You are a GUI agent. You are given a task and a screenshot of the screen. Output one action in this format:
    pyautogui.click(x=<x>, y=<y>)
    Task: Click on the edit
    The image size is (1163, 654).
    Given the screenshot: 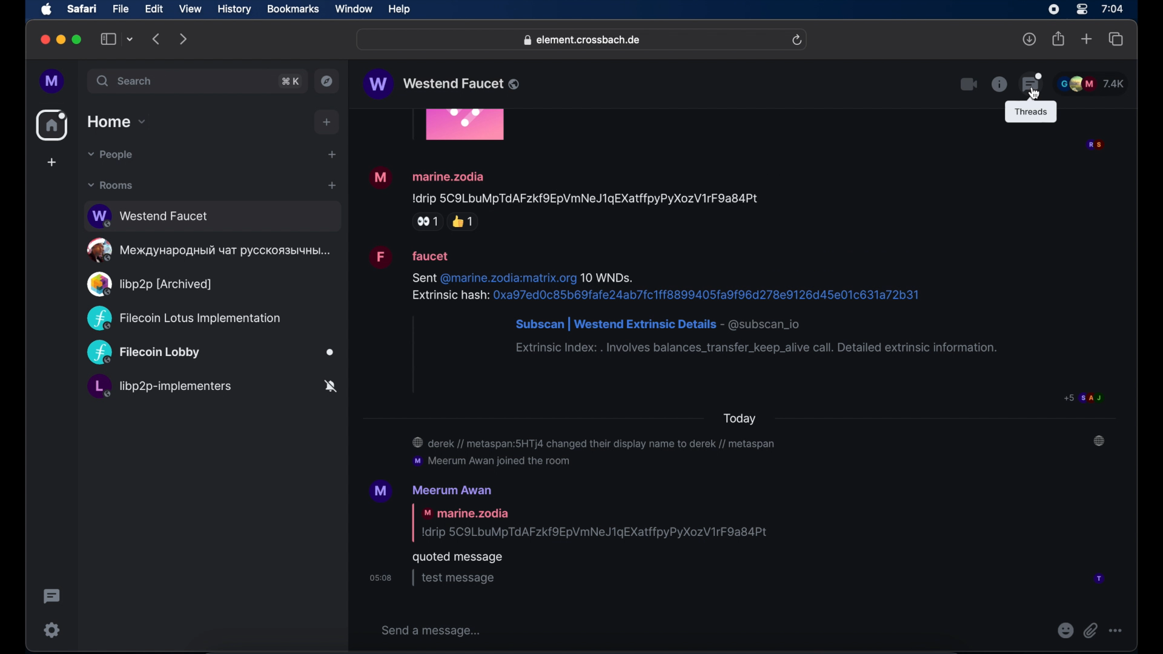 What is the action you would take?
    pyautogui.click(x=154, y=9)
    